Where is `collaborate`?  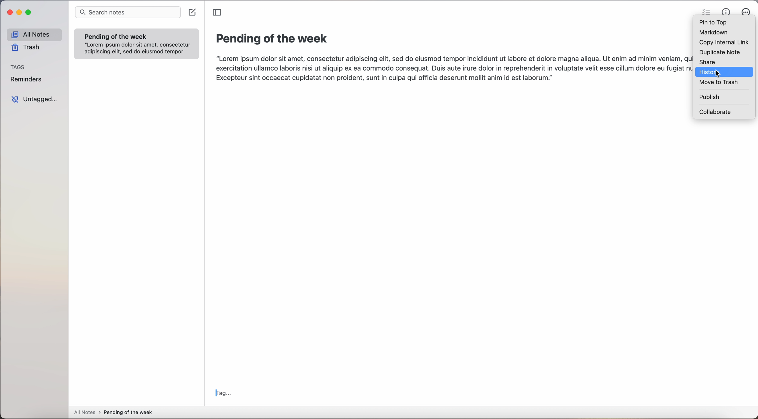
collaborate is located at coordinates (714, 112).